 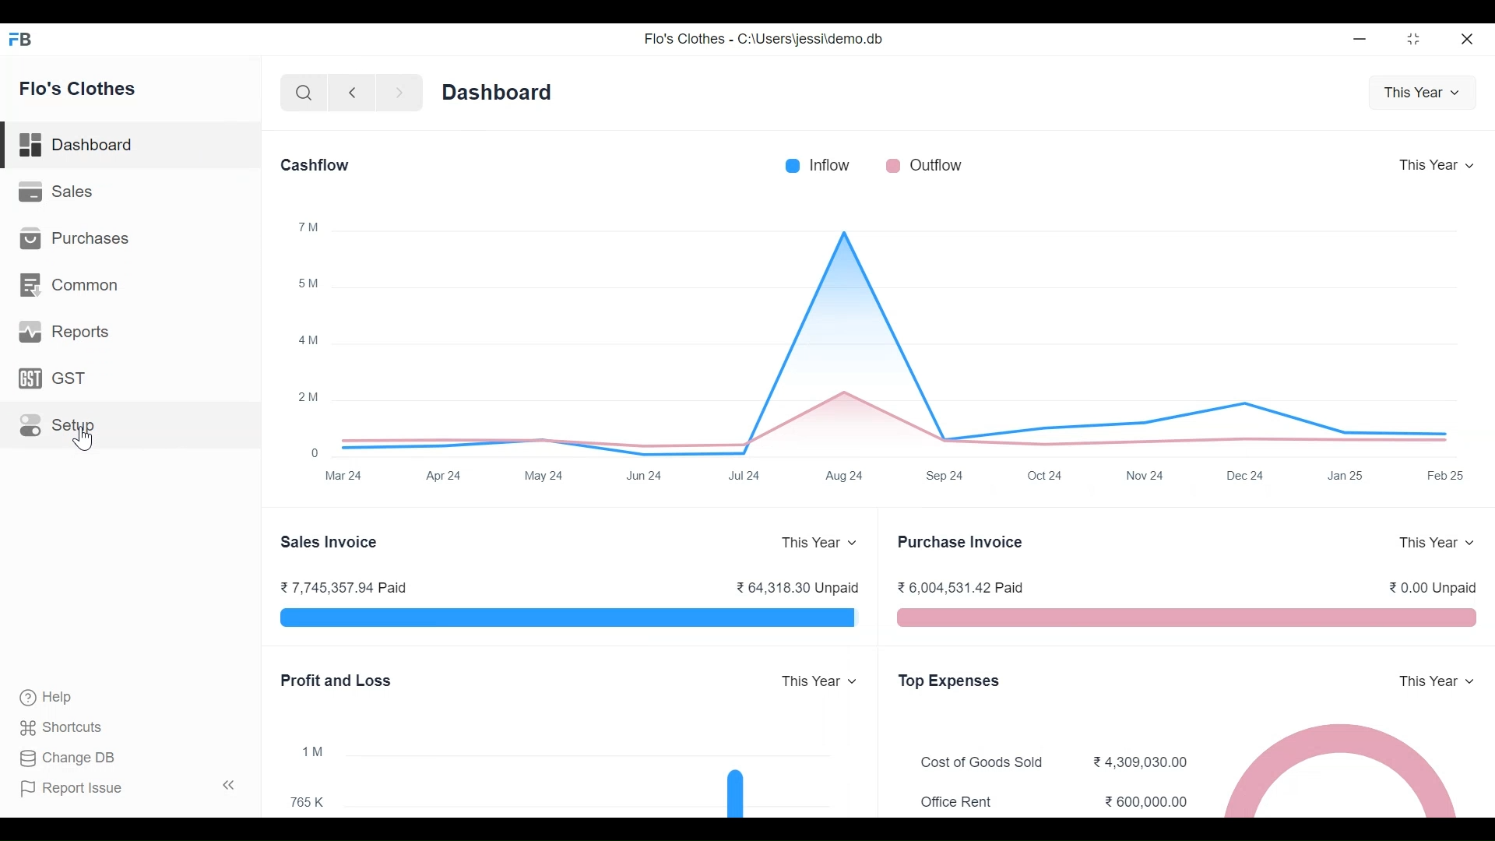 I want to click on close, so click(x=1466, y=38).